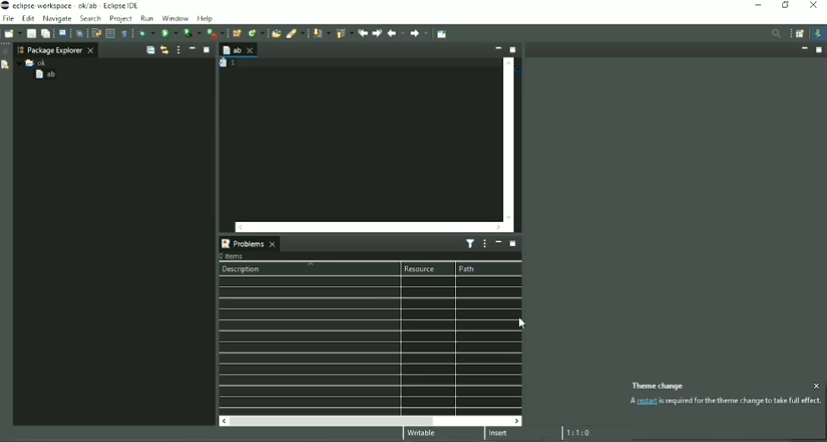 The height and width of the screenshot is (442, 827). I want to click on Access commands and other items, so click(777, 33).